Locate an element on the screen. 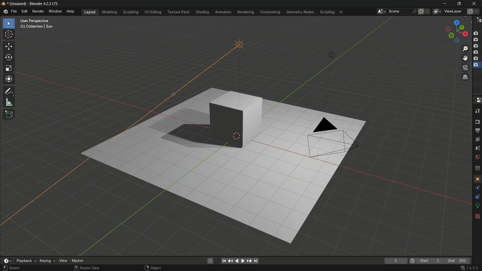 This screenshot has width=482, height=271. view layer name is located at coordinates (454, 12).